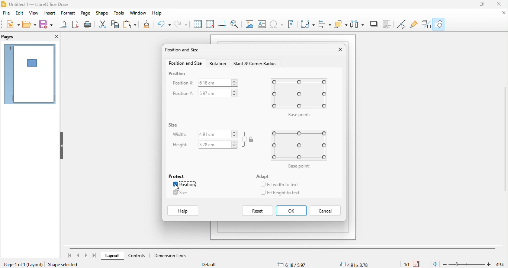  I want to click on position, so click(178, 73).